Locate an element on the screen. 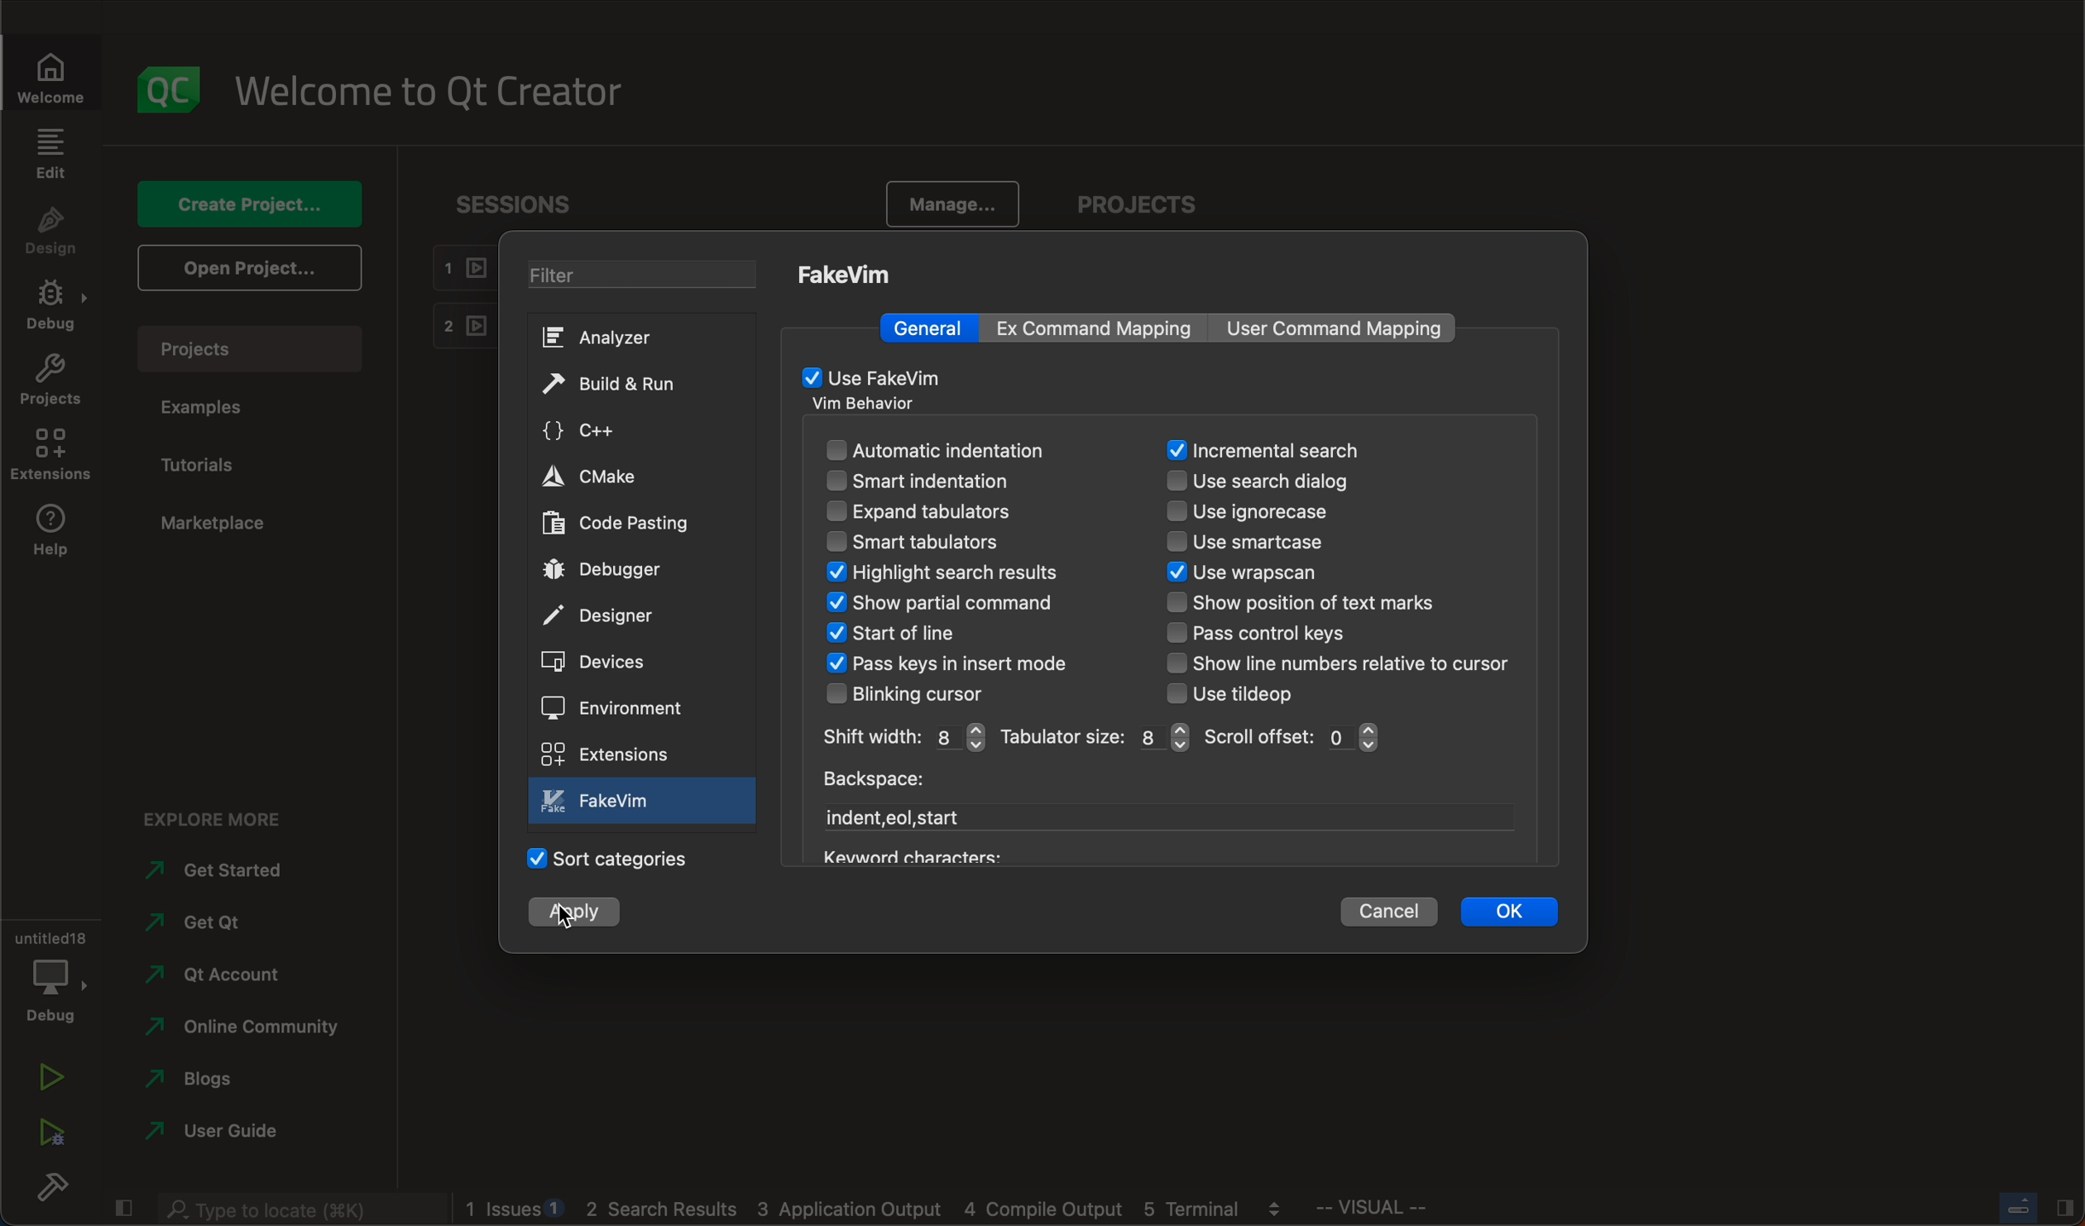 This screenshot has width=2085, height=1226.  is located at coordinates (666, 1205).